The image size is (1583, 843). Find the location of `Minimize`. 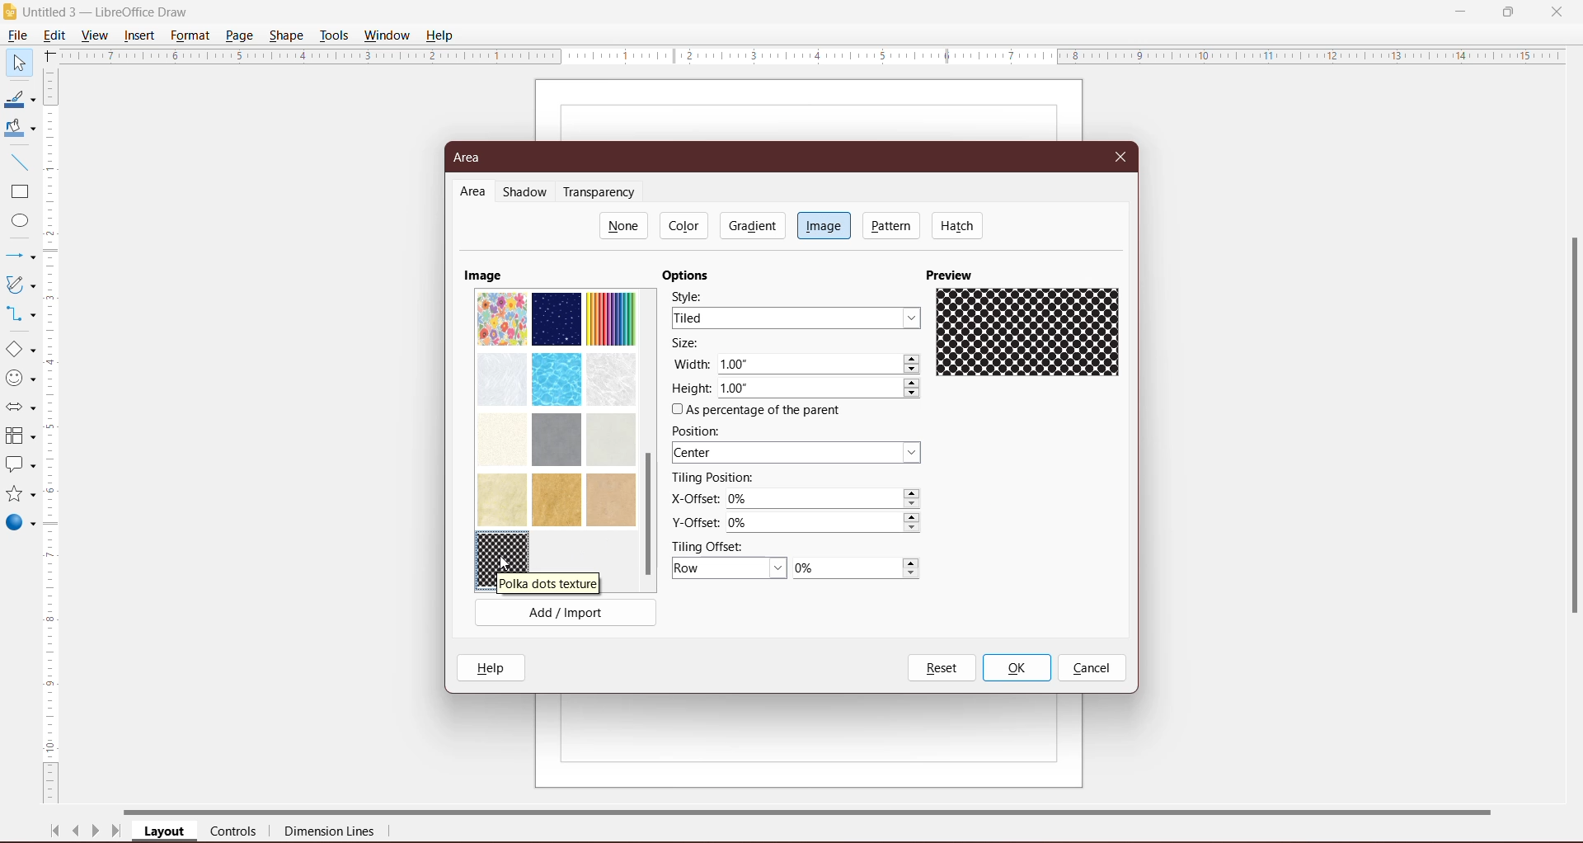

Minimize is located at coordinates (1462, 10).